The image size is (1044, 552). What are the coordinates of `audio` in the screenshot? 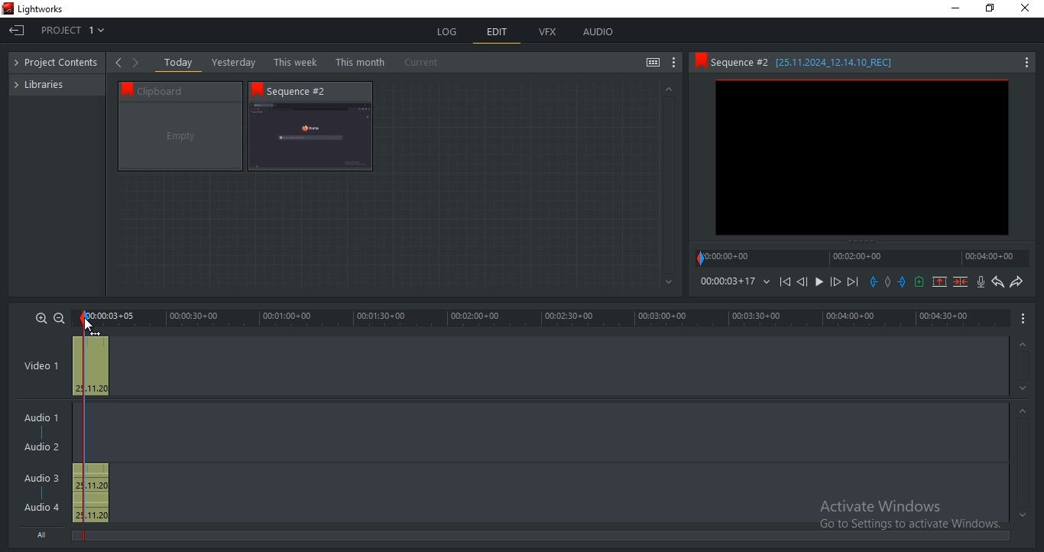 It's located at (598, 31).